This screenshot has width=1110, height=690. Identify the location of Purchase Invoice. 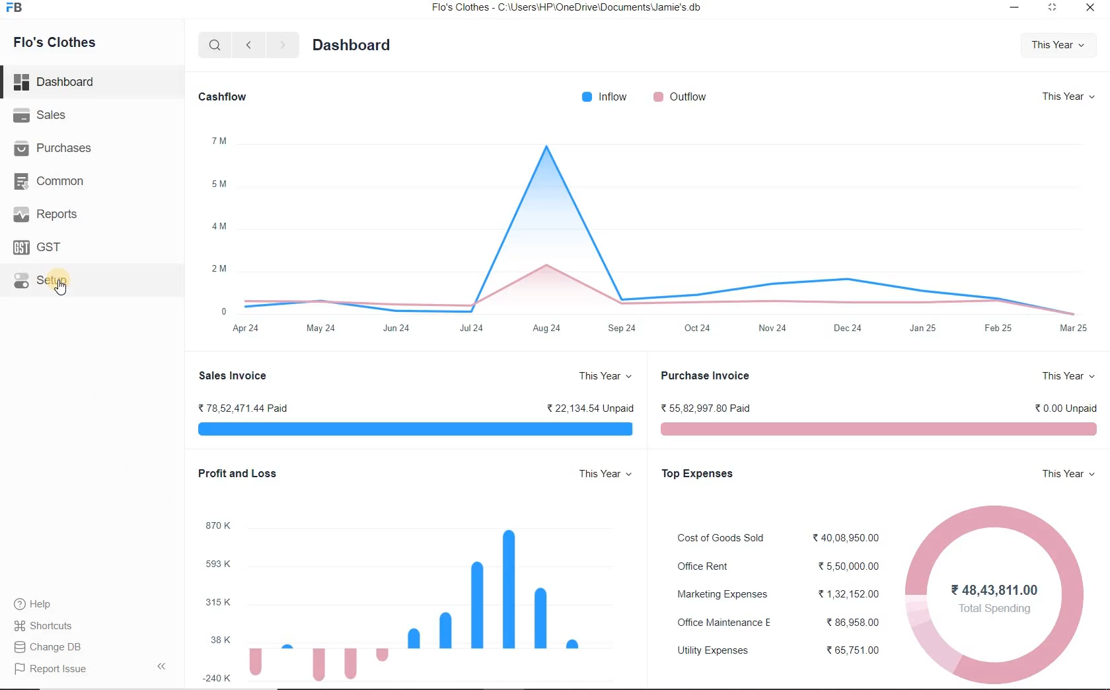
(704, 375).